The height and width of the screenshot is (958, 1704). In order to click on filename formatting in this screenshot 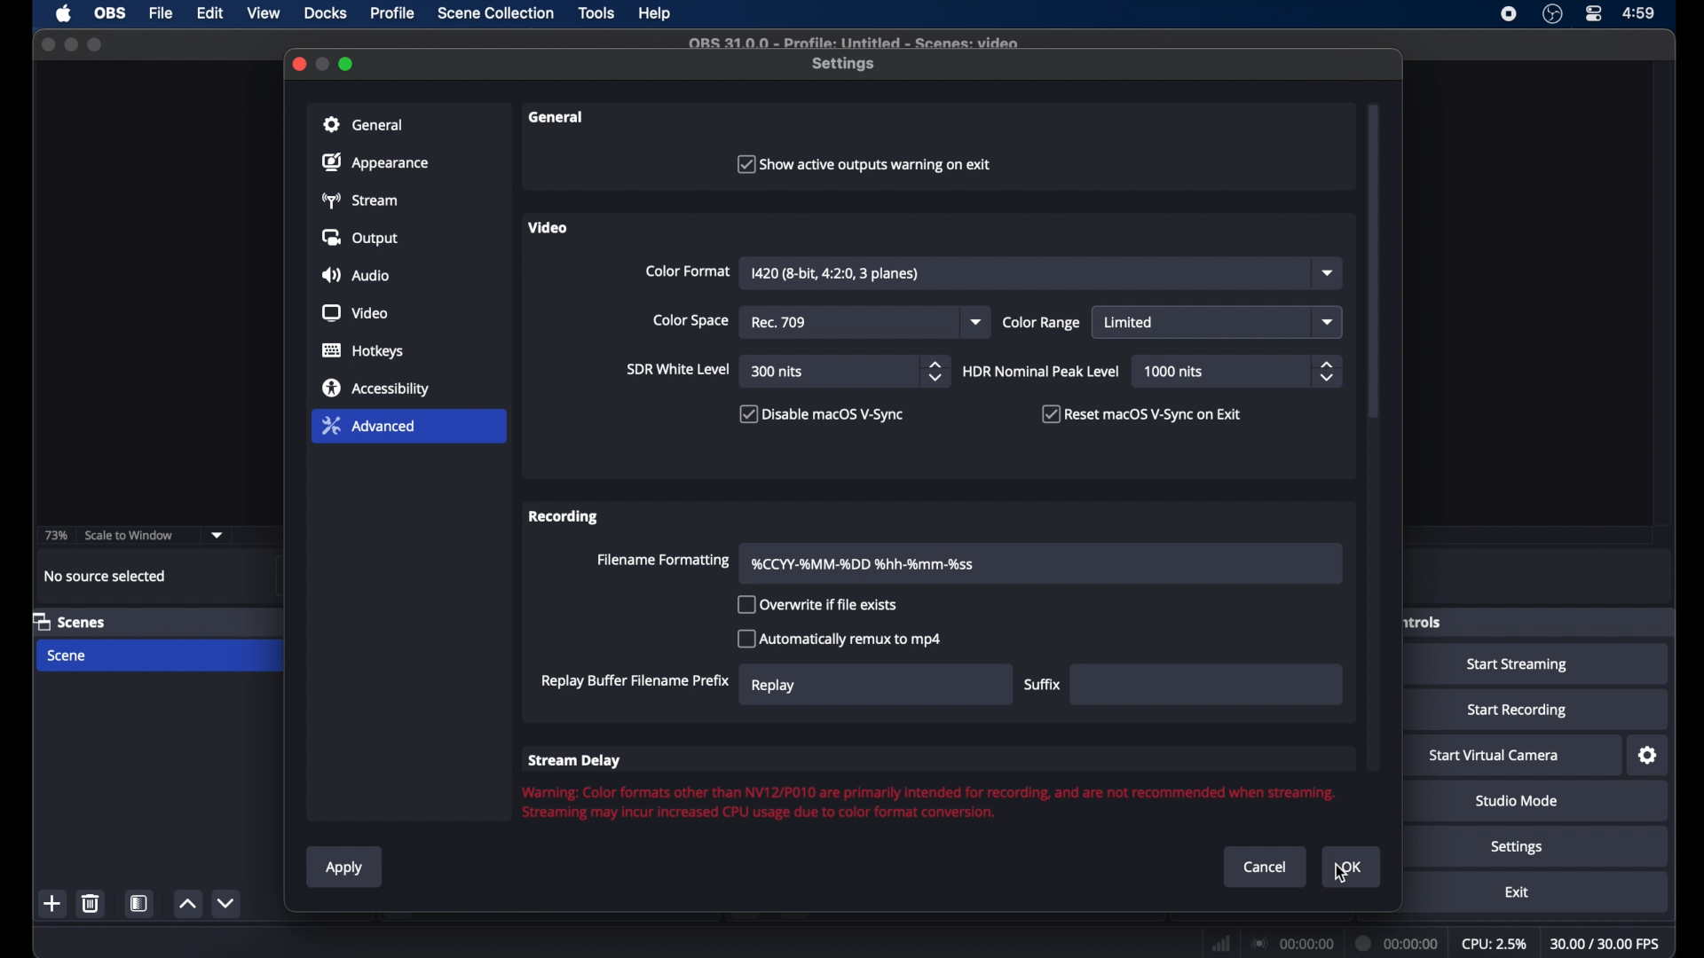, I will do `click(664, 560)`.